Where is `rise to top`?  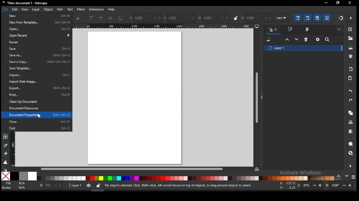 rise to top is located at coordinates (91, 18).